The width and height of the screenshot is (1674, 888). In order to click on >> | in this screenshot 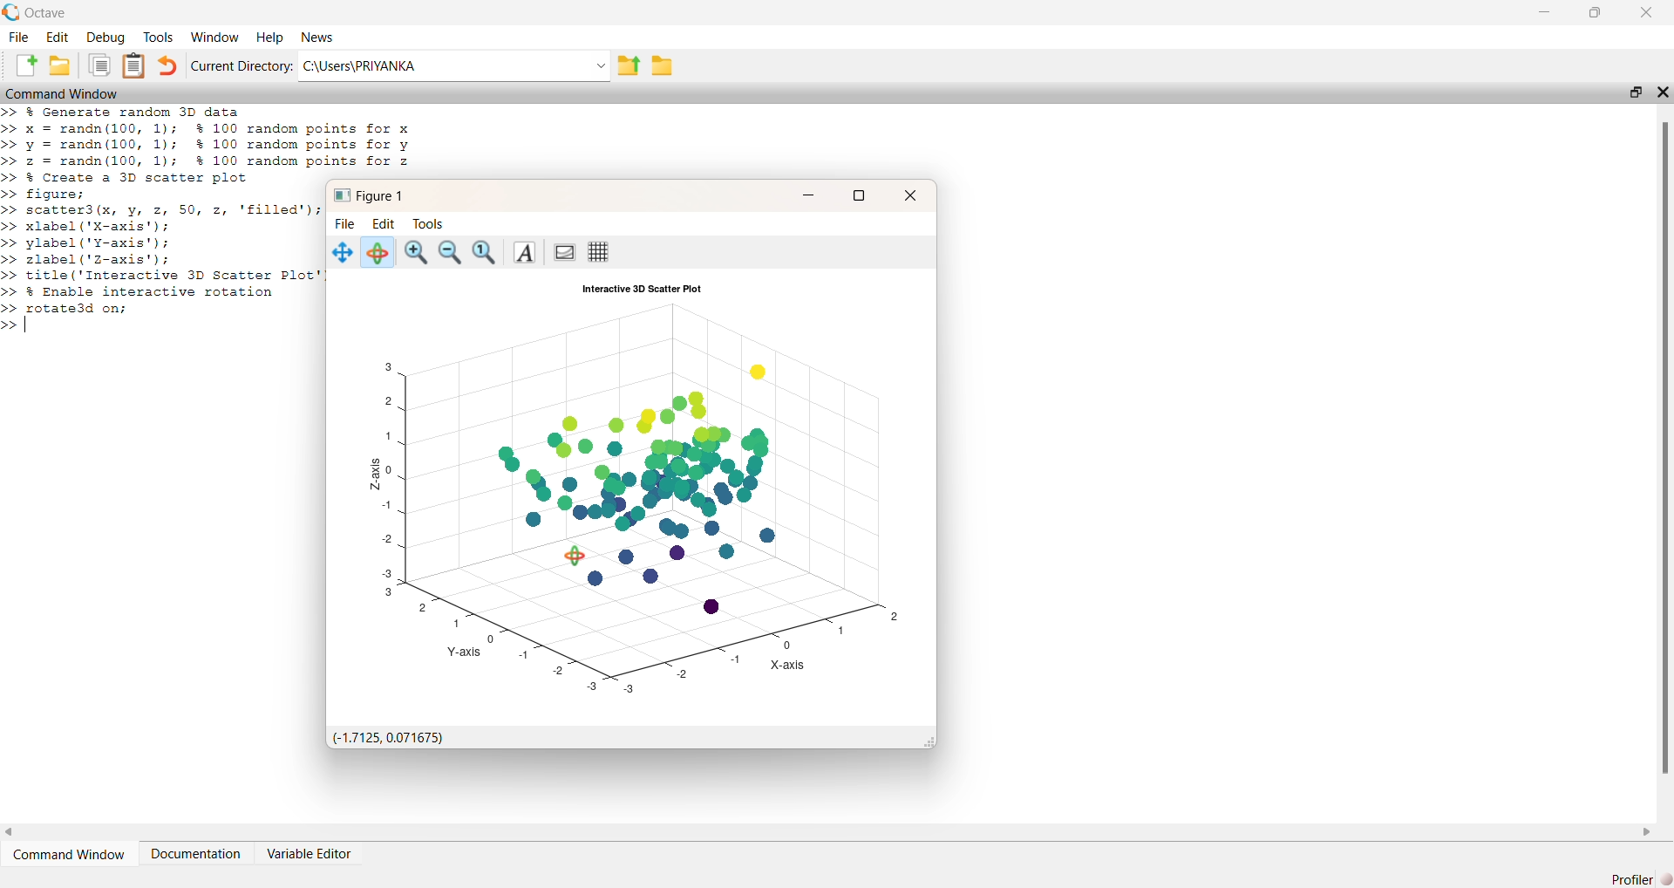, I will do `click(19, 326)`.